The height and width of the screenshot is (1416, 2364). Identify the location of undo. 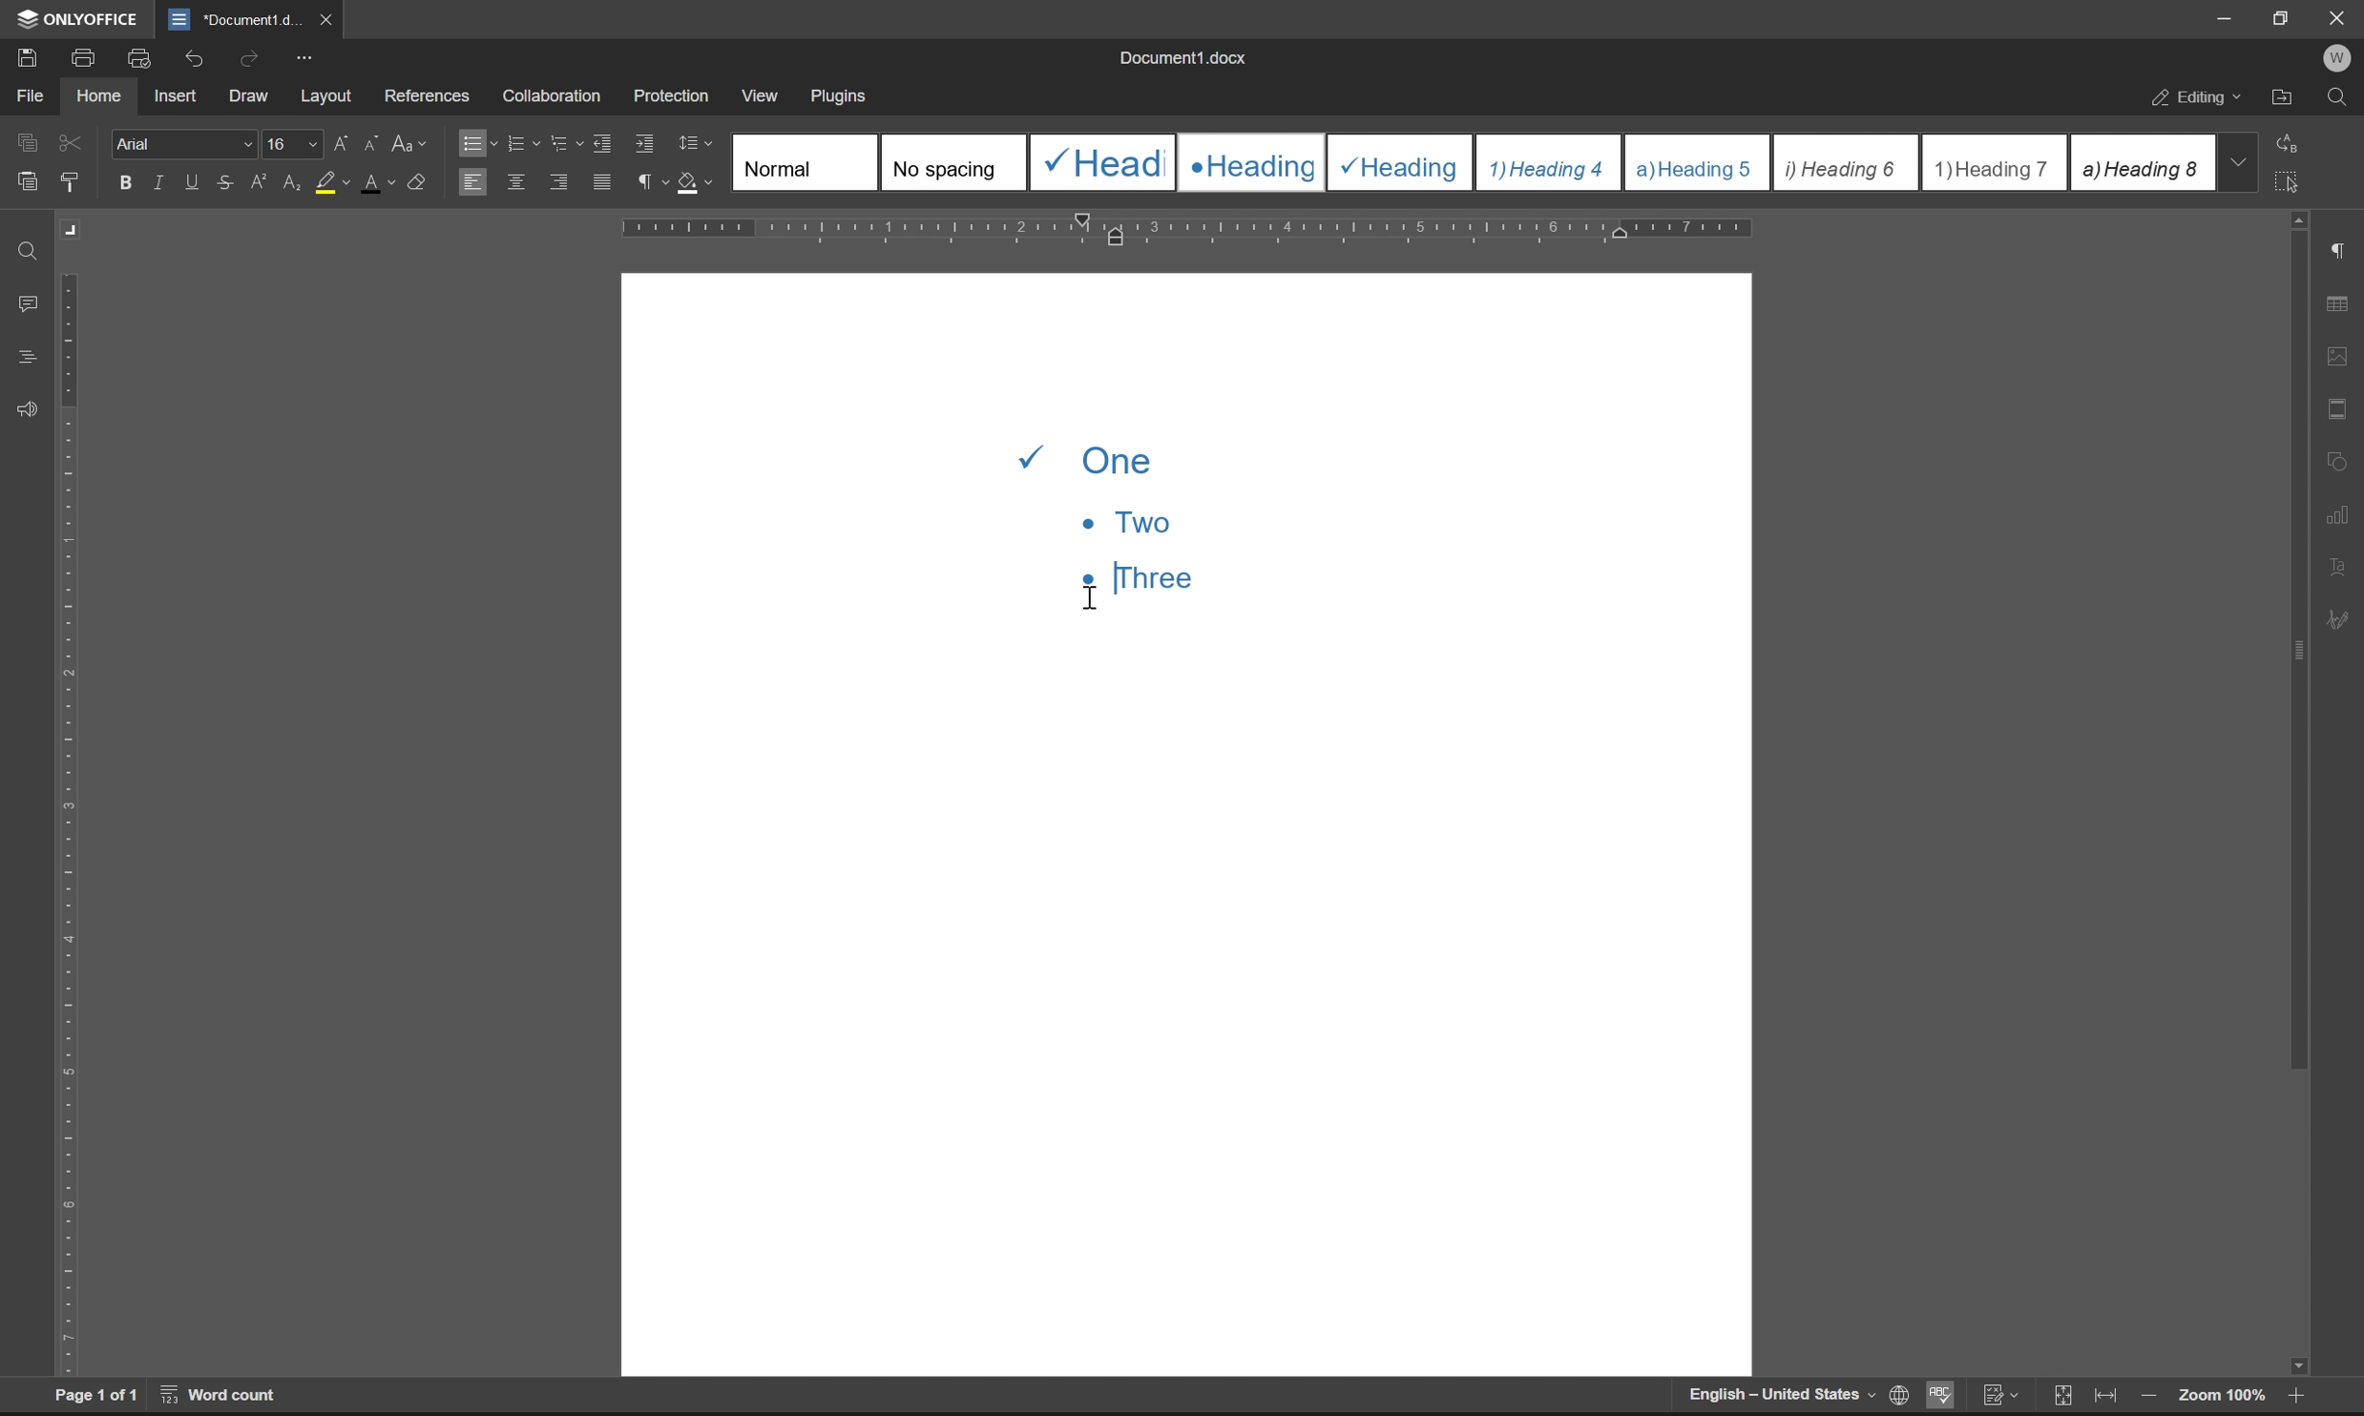
(191, 61).